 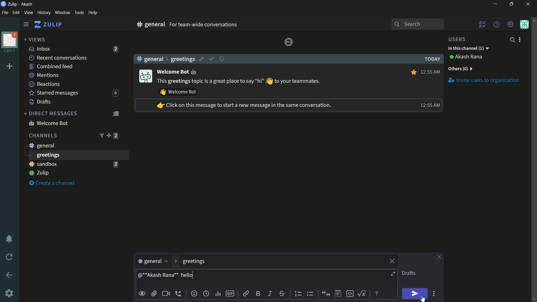 What do you see at coordinates (206, 294) in the screenshot?
I see `add globe` at bounding box center [206, 294].